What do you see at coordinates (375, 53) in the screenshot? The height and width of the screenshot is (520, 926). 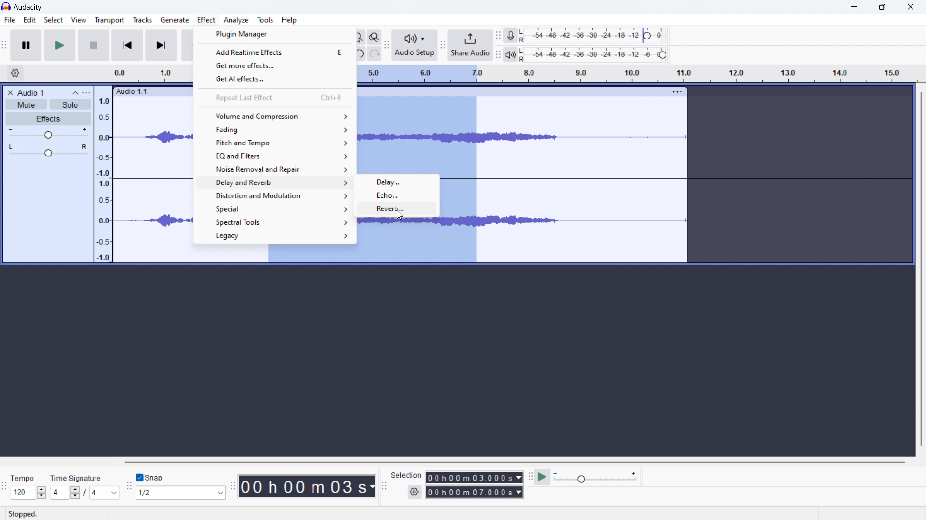 I see `redo` at bounding box center [375, 53].